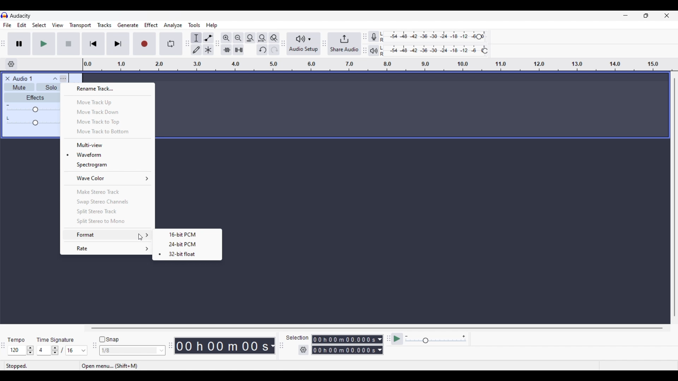  Describe the element at coordinates (7, 25) in the screenshot. I see `File menu` at that location.